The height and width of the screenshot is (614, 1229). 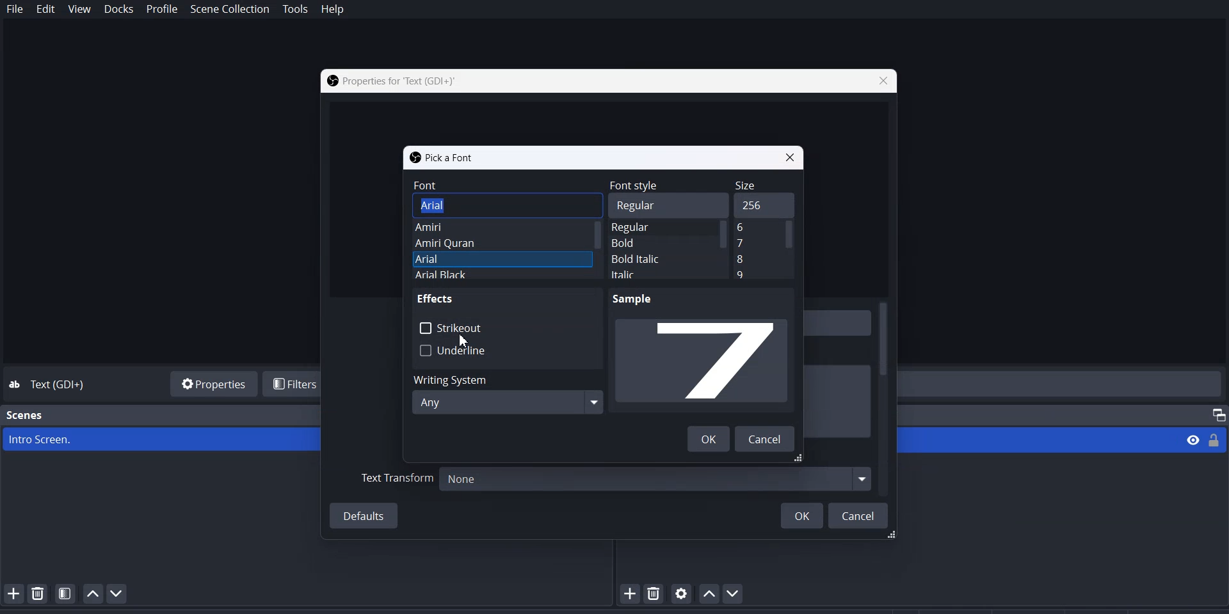 What do you see at coordinates (231, 10) in the screenshot?
I see `Scene collection` at bounding box center [231, 10].